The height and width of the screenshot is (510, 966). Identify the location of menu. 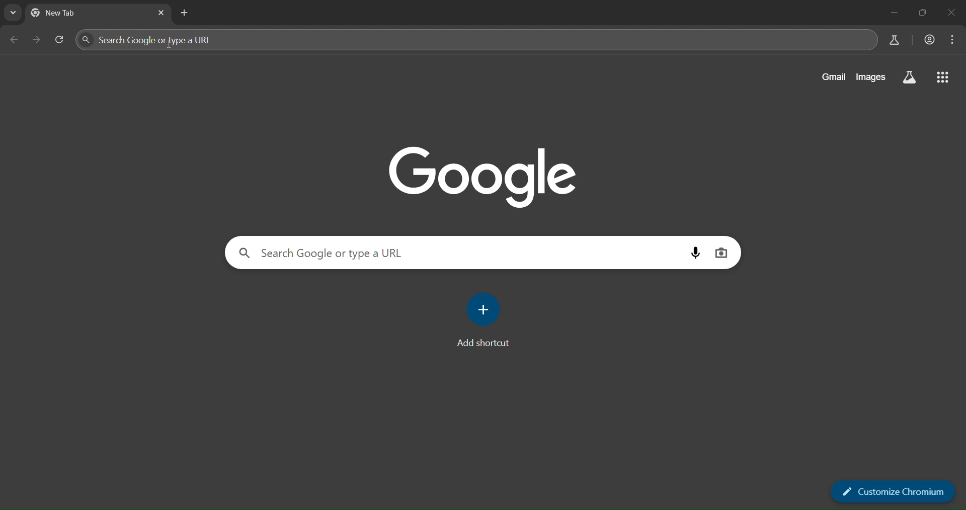
(954, 40).